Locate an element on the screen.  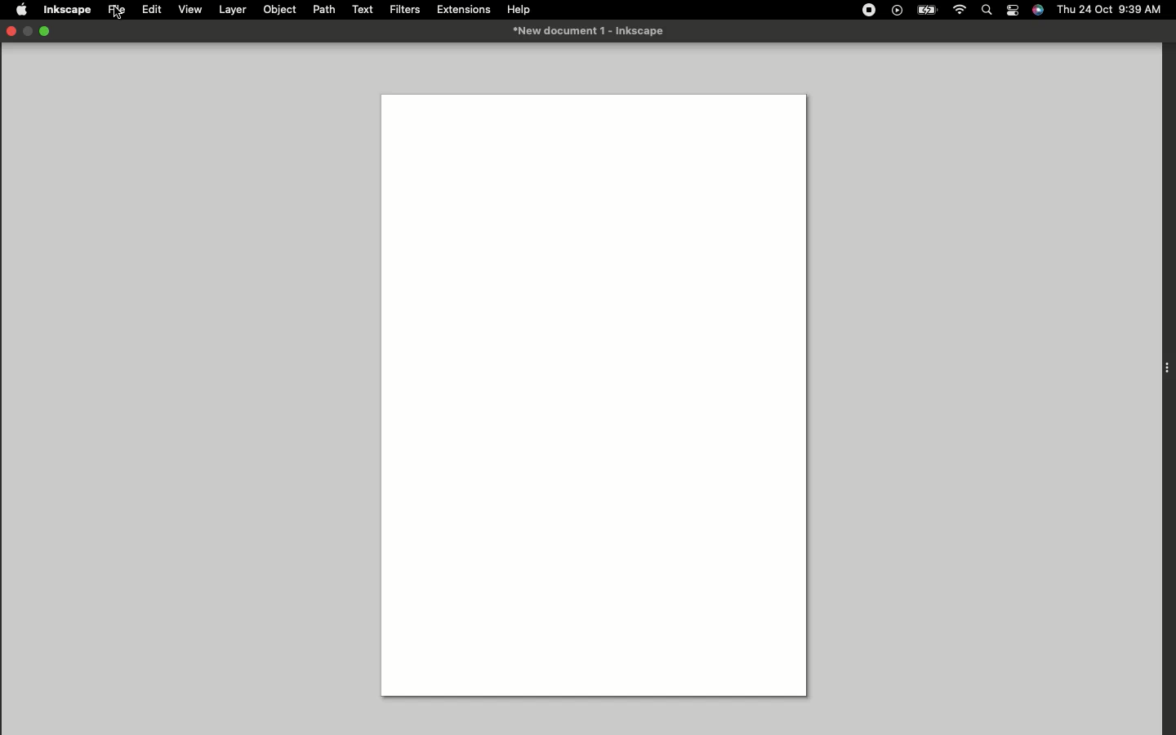
cursor is located at coordinates (118, 17).